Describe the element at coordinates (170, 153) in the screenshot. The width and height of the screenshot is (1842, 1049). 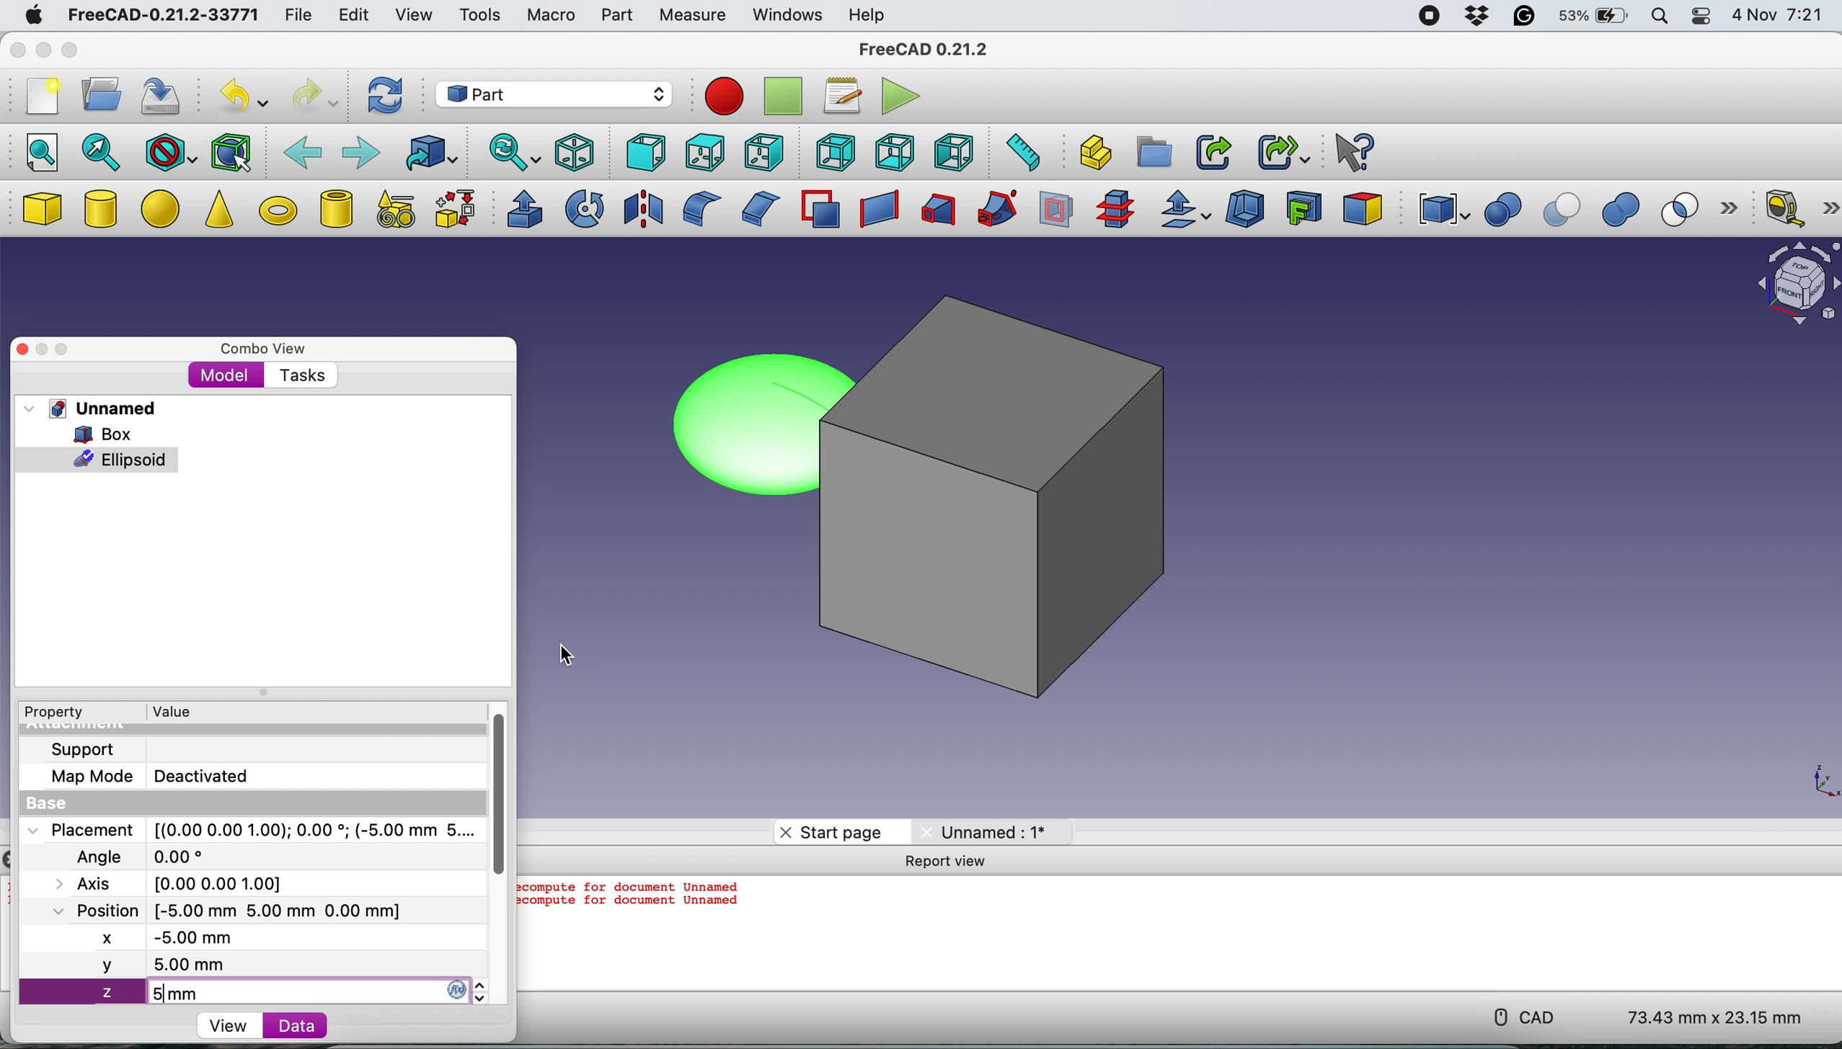
I see `draw style` at that location.